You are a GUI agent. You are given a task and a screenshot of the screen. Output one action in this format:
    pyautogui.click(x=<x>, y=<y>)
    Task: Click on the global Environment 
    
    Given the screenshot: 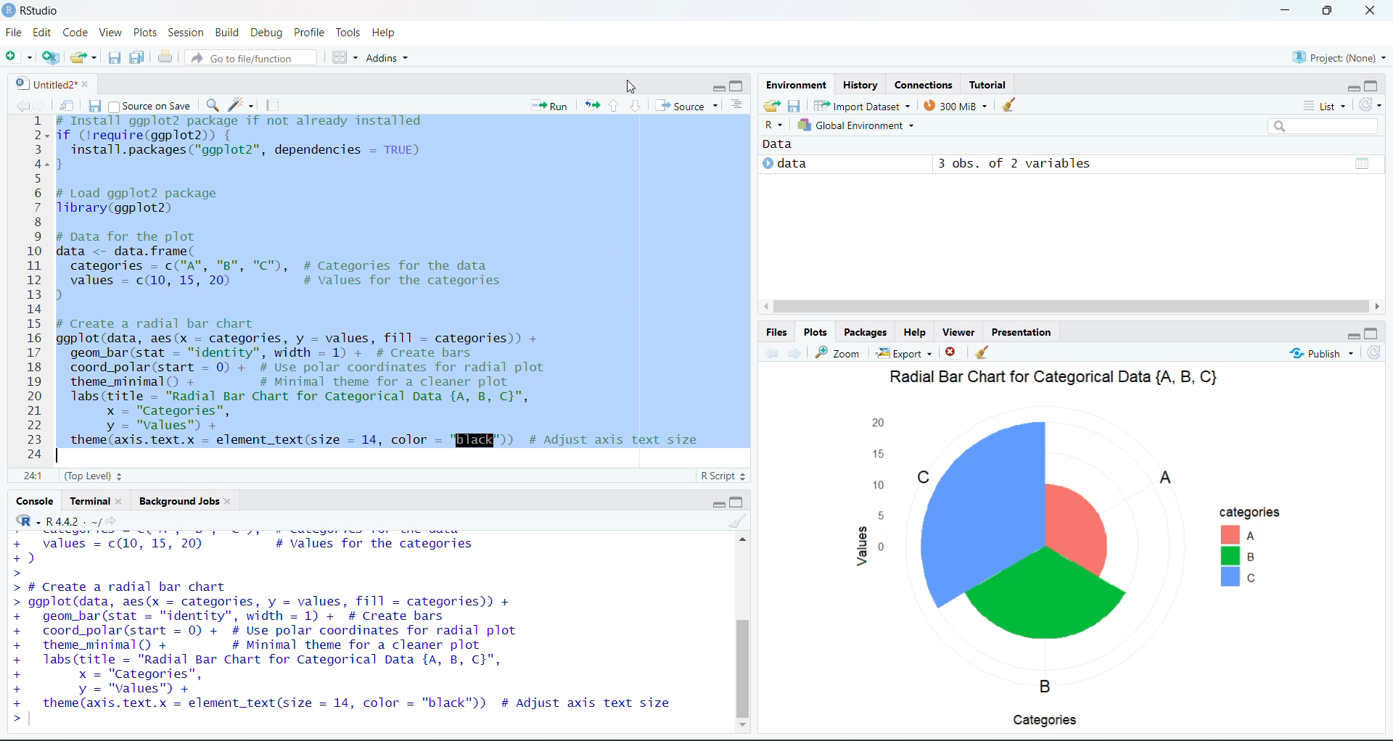 What is the action you would take?
    pyautogui.click(x=859, y=125)
    